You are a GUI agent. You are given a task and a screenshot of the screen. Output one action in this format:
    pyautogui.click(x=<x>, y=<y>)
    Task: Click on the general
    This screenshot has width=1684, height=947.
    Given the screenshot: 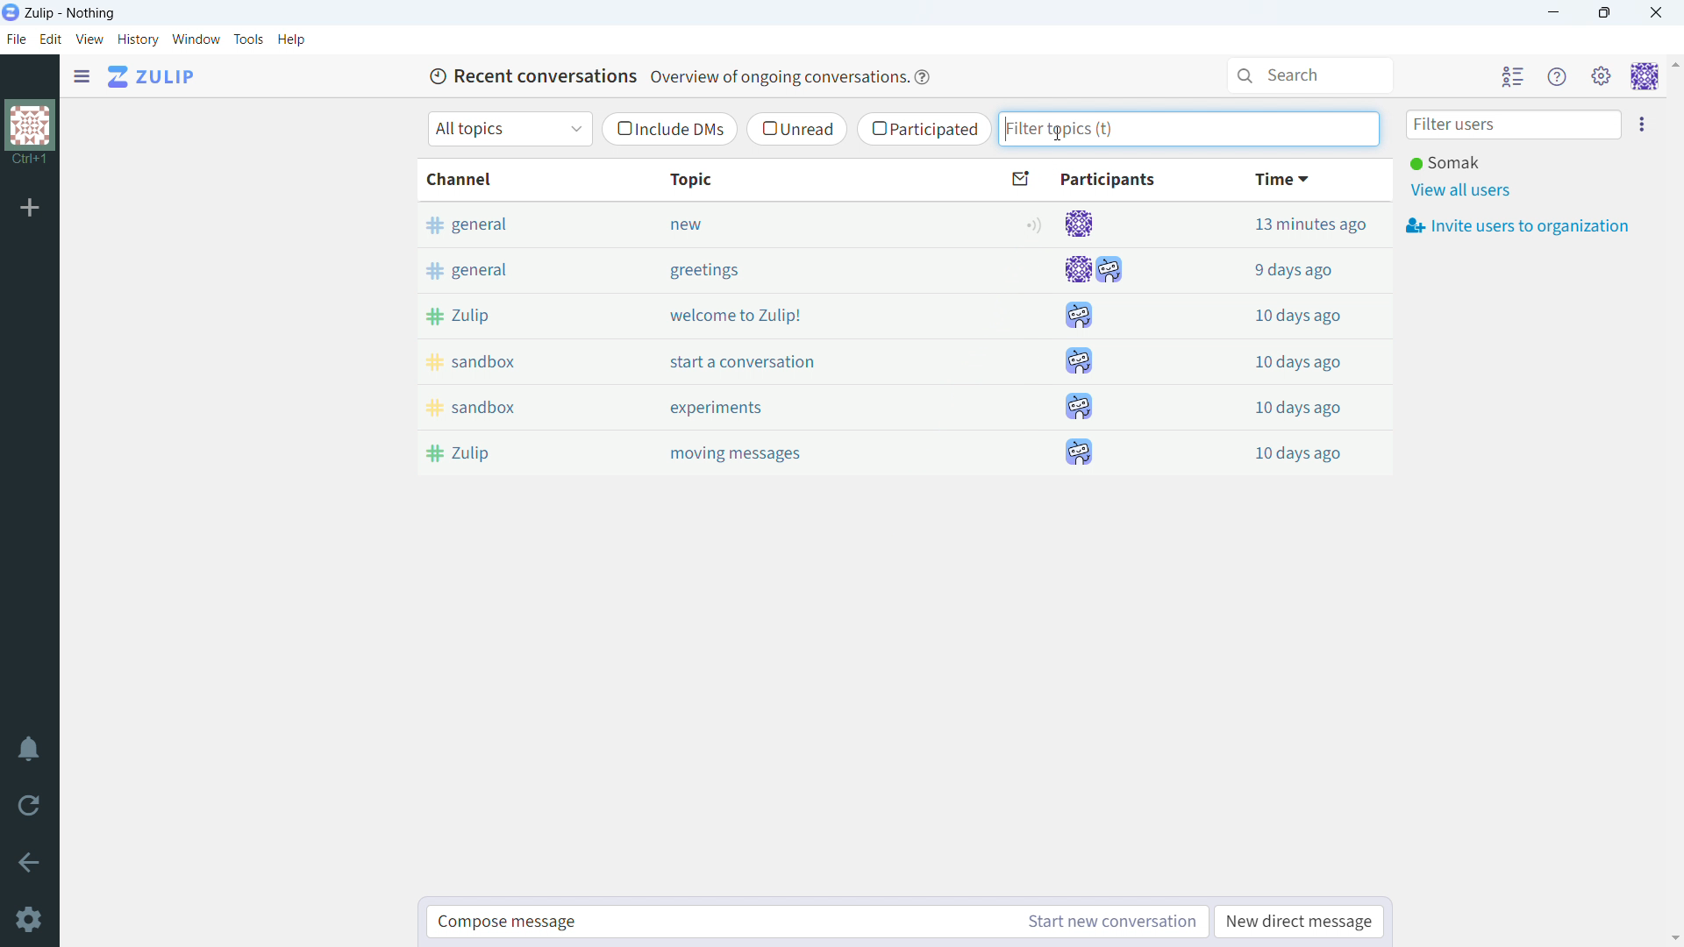 What is the action you would take?
    pyautogui.click(x=505, y=267)
    